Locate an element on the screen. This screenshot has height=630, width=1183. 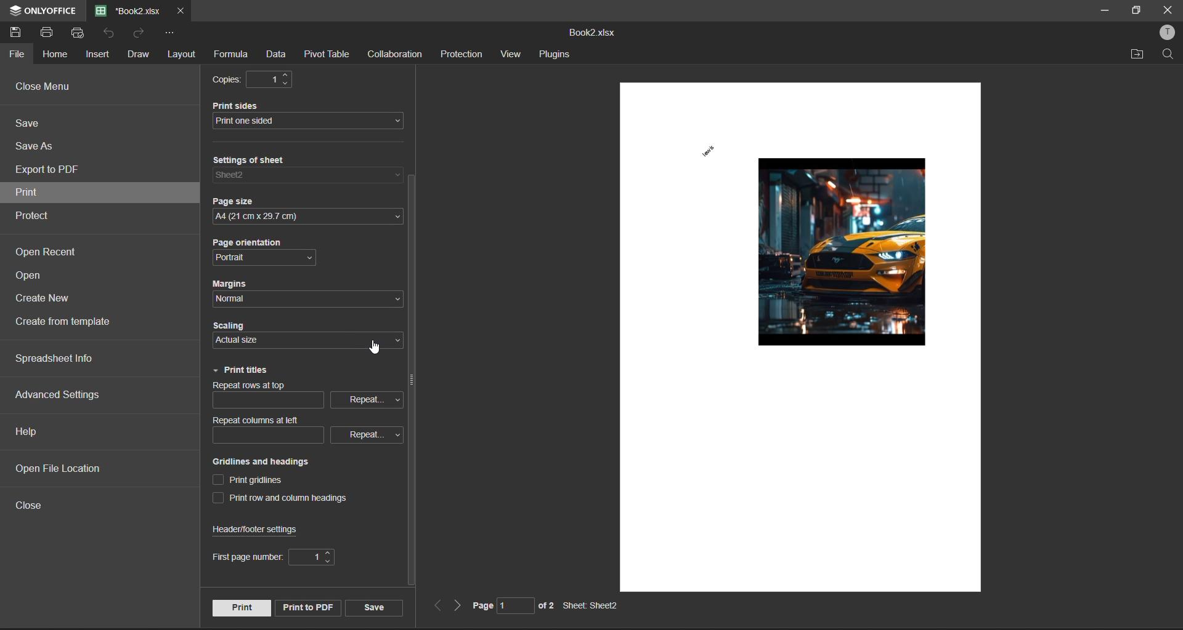
customize quick access toolbar is located at coordinates (171, 33).